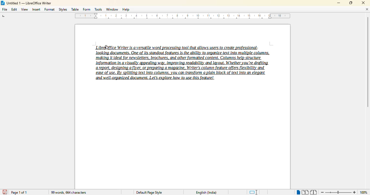  I want to click on single page view, so click(297, 192).